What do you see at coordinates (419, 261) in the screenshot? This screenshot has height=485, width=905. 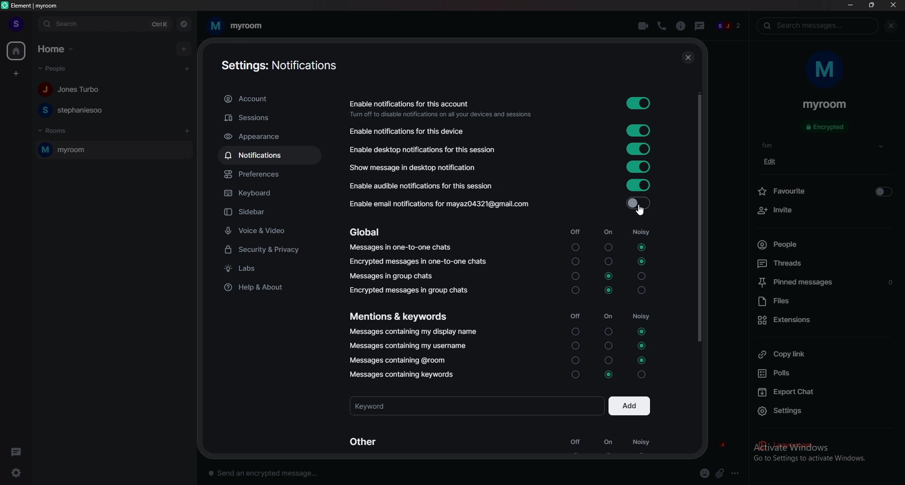 I see `encrypted messages in one to one chats` at bounding box center [419, 261].